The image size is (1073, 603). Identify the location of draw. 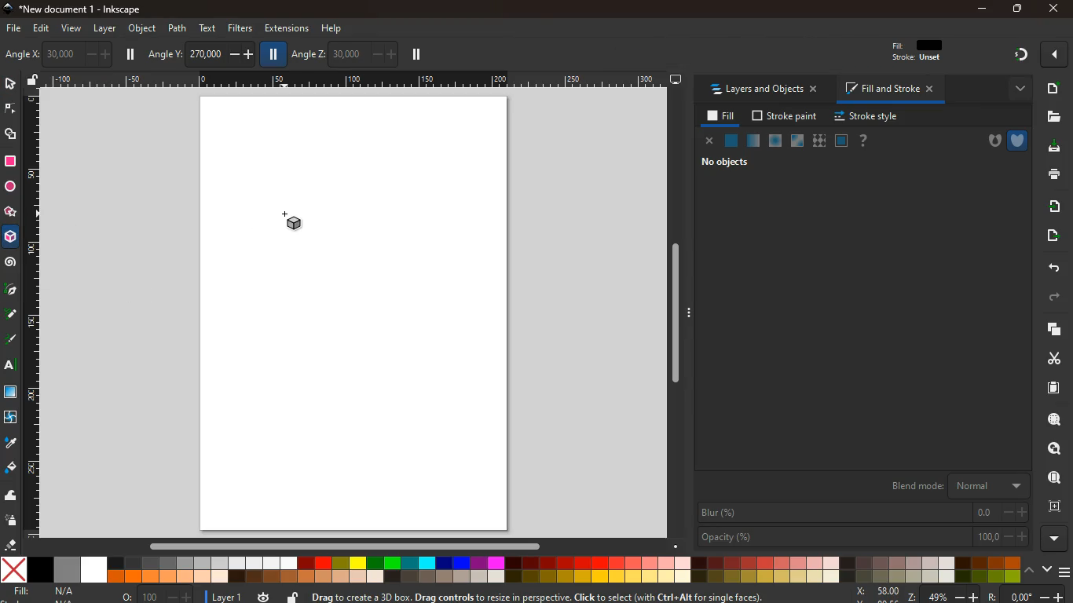
(10, 317).